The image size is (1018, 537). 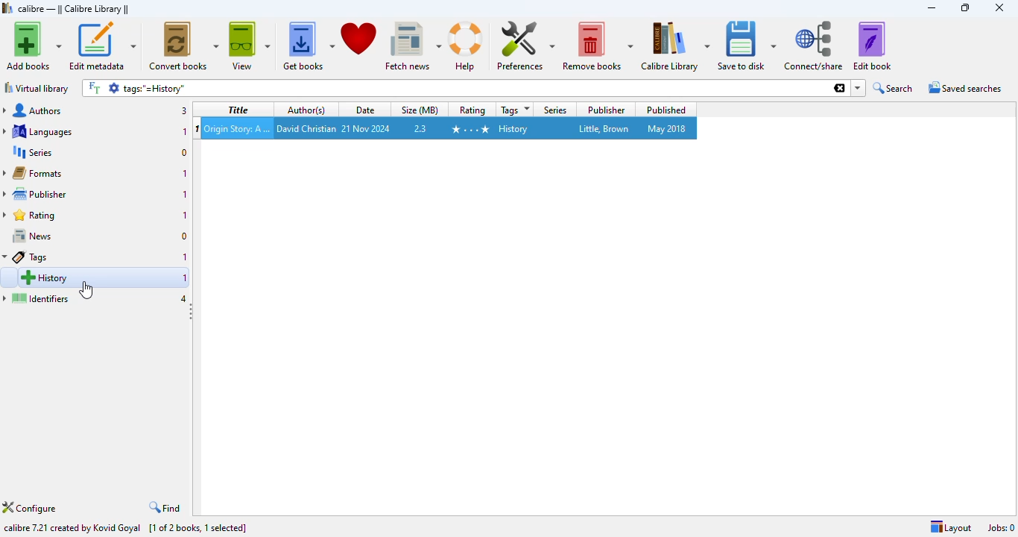 What do you see at coordinates (186, 280) in the screenshot?
I see `1` at bounding box center [186, 280].